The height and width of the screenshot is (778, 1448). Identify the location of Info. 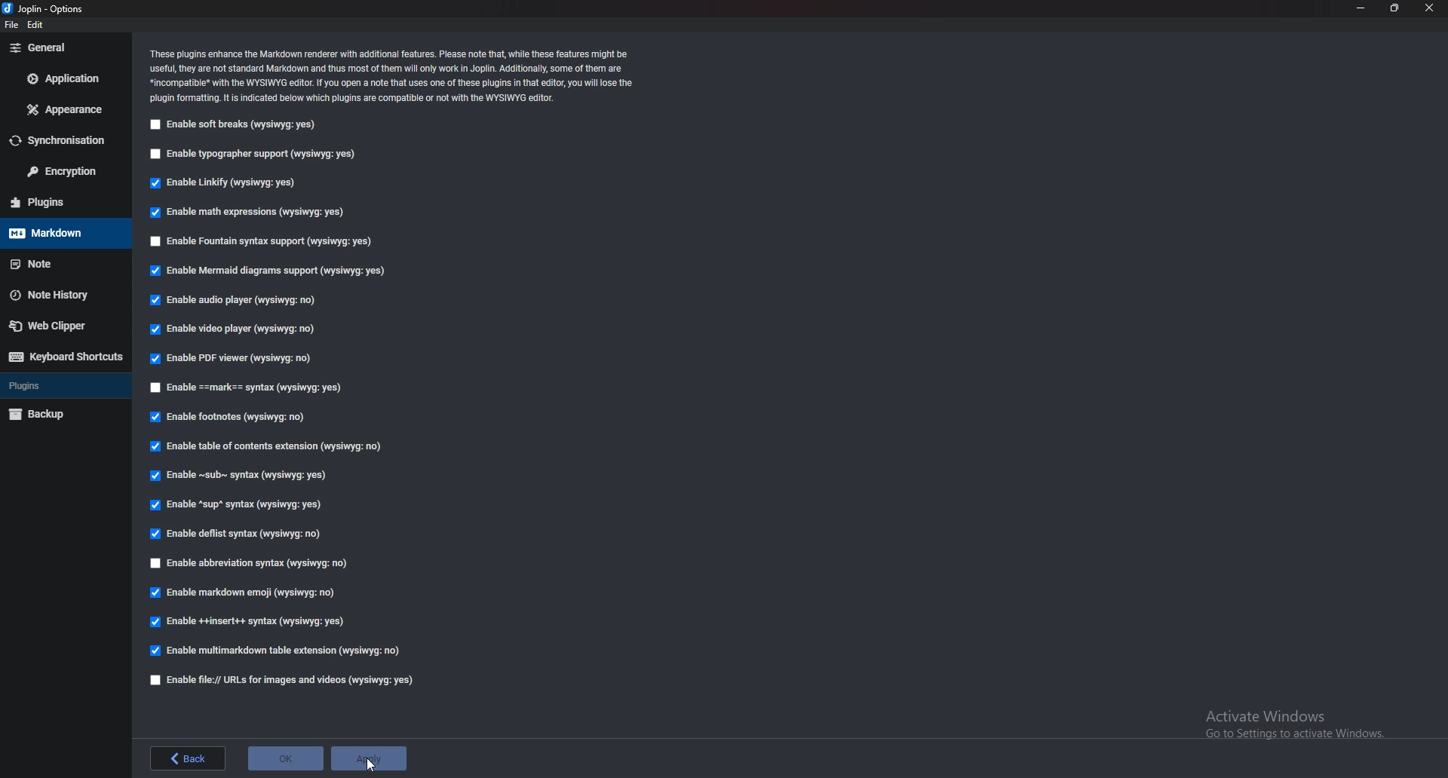
(394, 77).